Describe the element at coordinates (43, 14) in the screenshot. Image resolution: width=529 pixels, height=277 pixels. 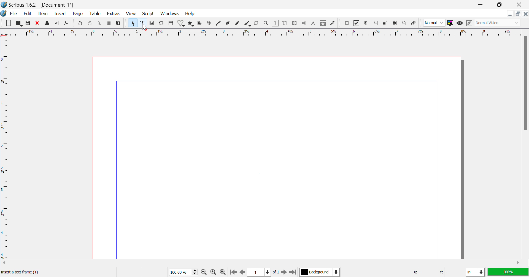
I see `Item` at that location.